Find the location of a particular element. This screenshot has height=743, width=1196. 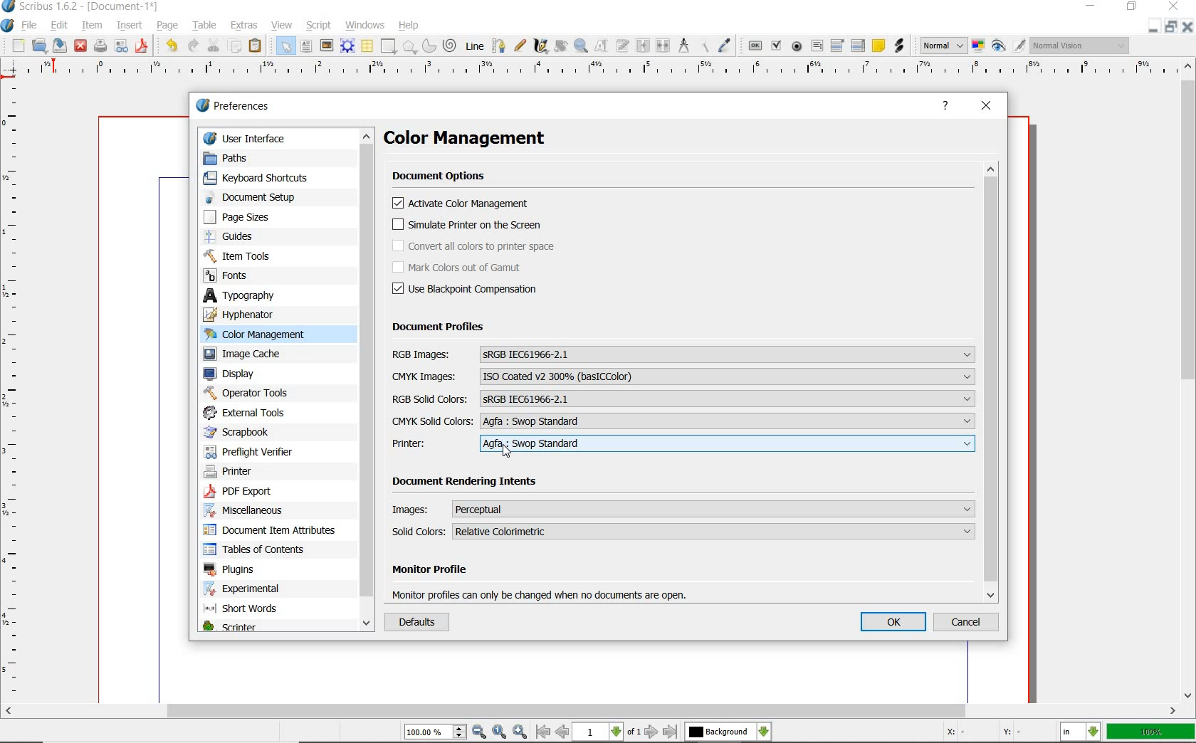

copy item properties is located at coordinates (705, 45).